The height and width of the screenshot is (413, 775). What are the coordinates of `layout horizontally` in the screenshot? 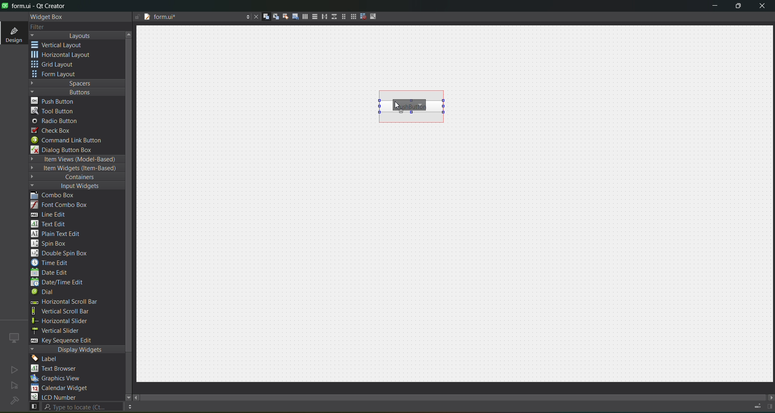 It's located at (302, 18).